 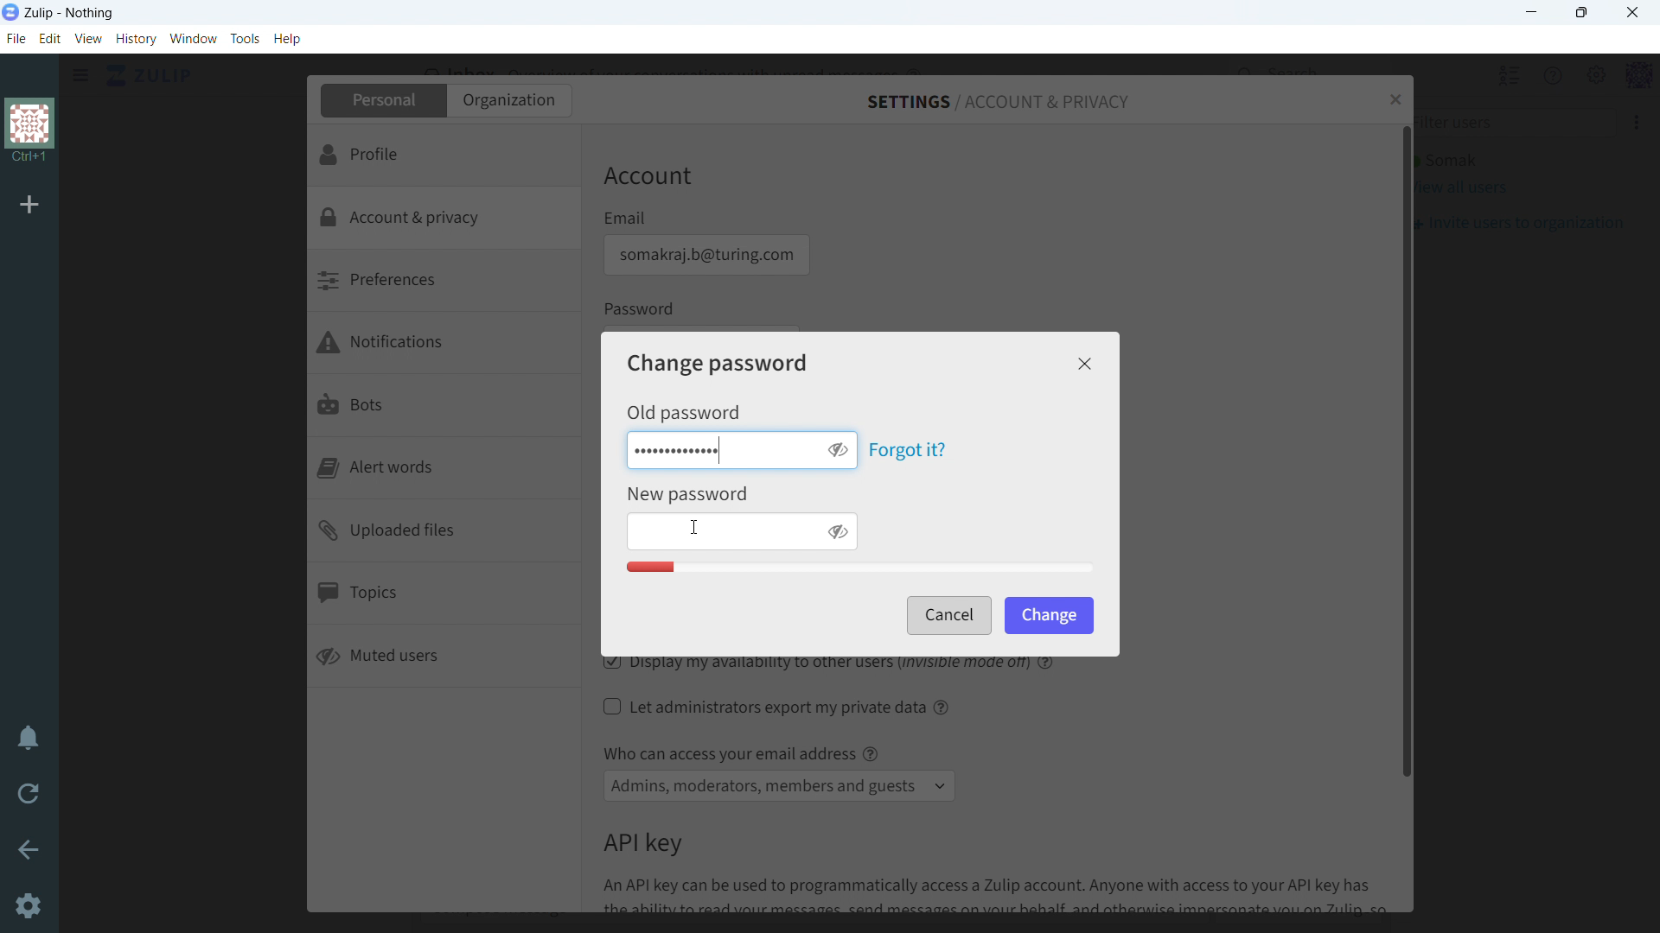 What do you see at coordinates (626, 218) in the screenshot?
I see `Email` at bounding box center [626, 218].